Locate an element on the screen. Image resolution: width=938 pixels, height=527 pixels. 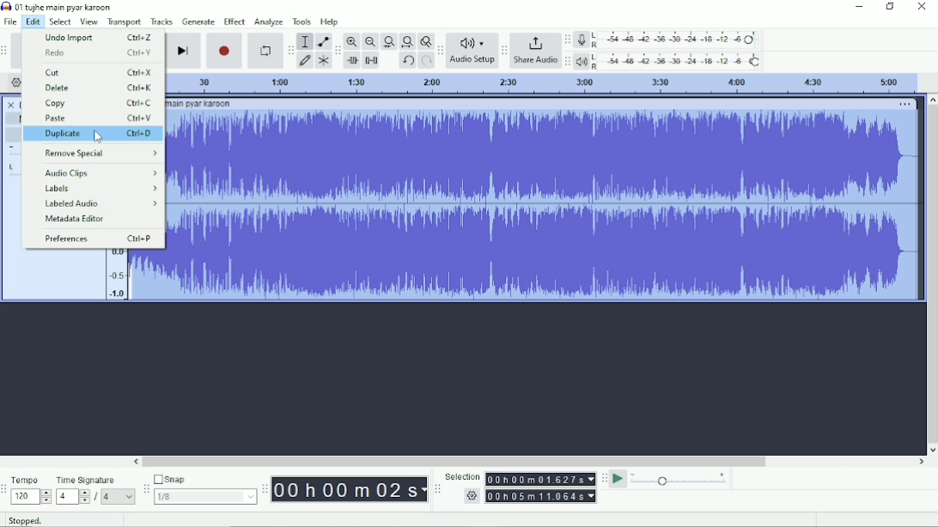
Duplicate is located at coordinates (99, 134).